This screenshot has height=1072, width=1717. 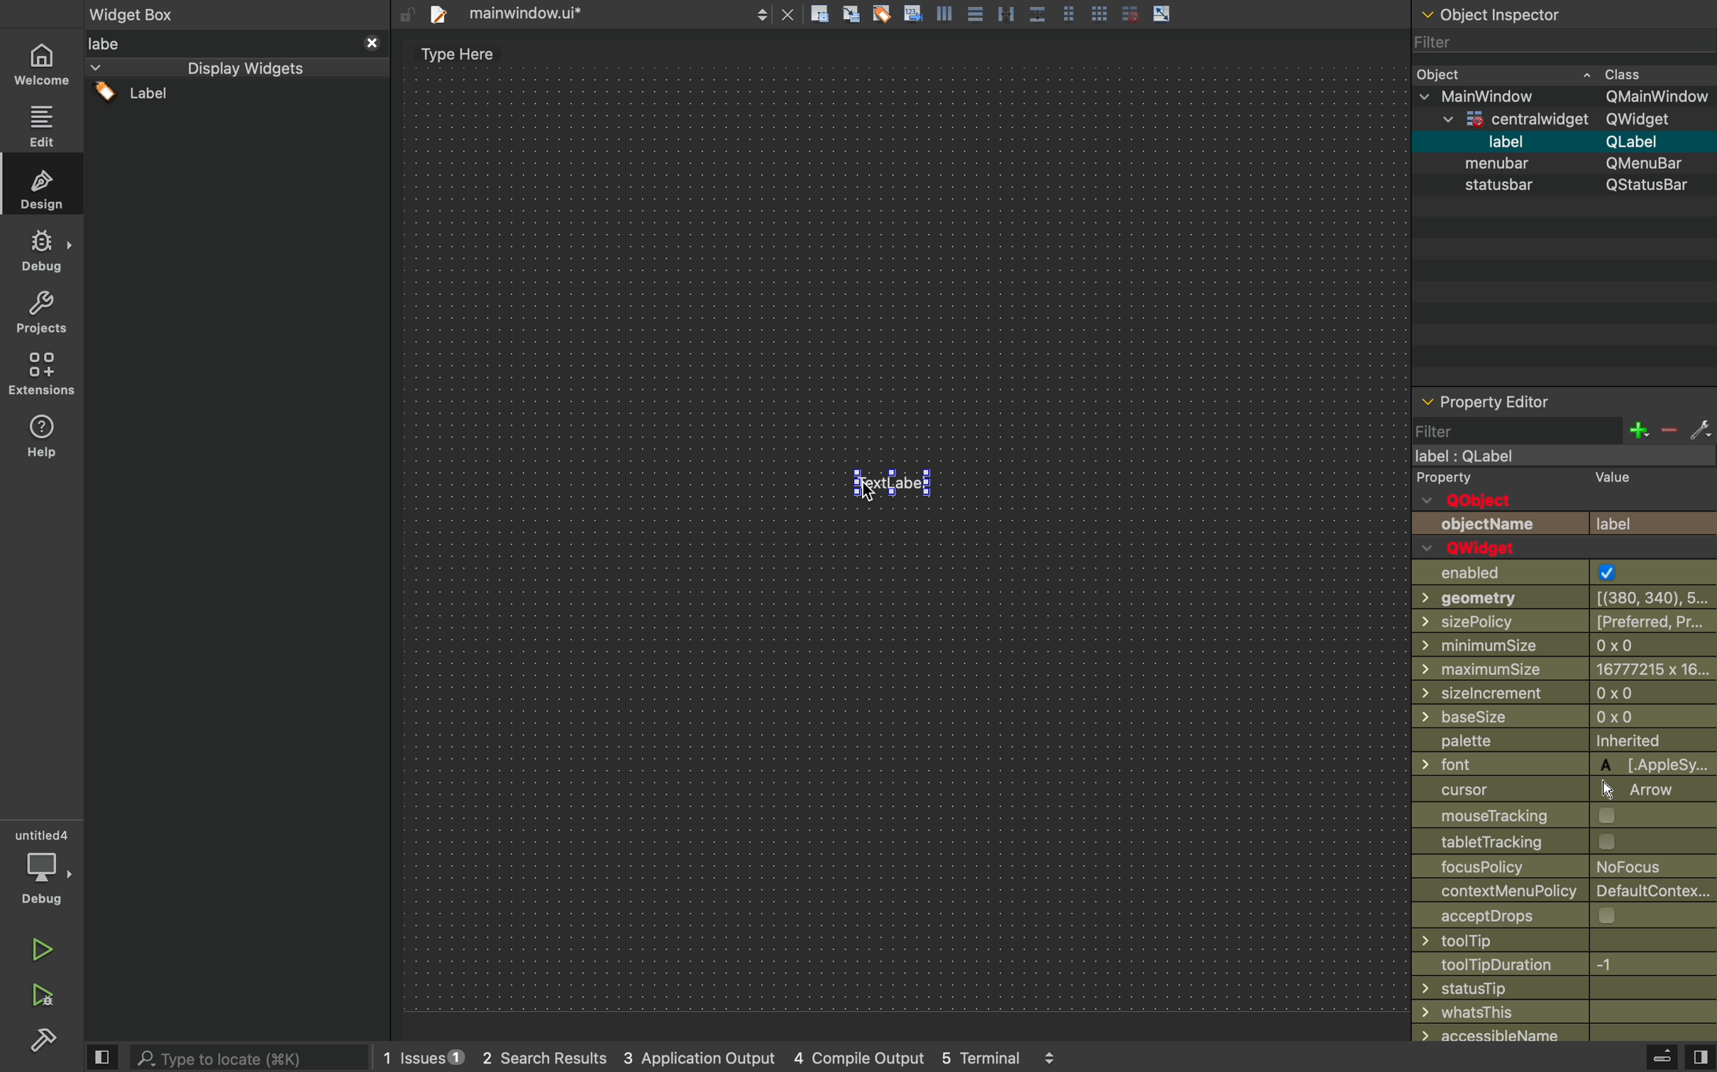 What do you see at coordinates (39, 314) in the screenshot?
I see `projects` at bounding box center [39, 314].